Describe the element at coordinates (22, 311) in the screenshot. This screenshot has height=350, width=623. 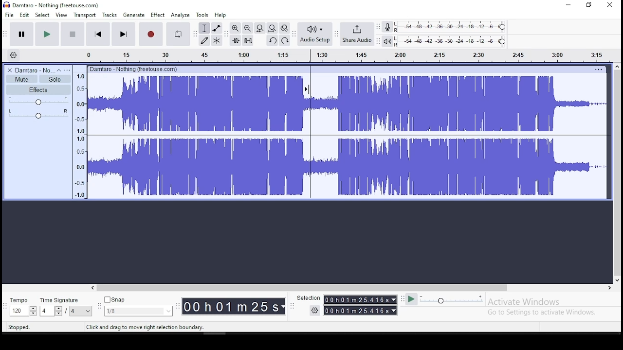
I see `toggle buttons` at that location.